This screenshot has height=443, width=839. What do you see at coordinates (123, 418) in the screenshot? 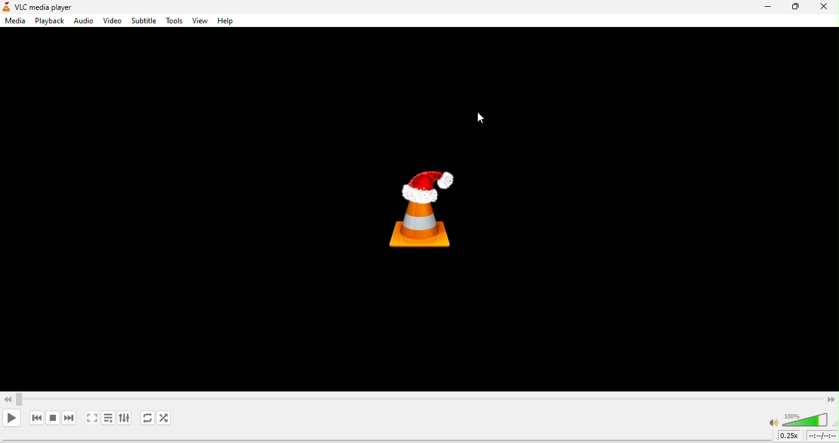
I see `show extended settings` at bounding box center [123, 418].